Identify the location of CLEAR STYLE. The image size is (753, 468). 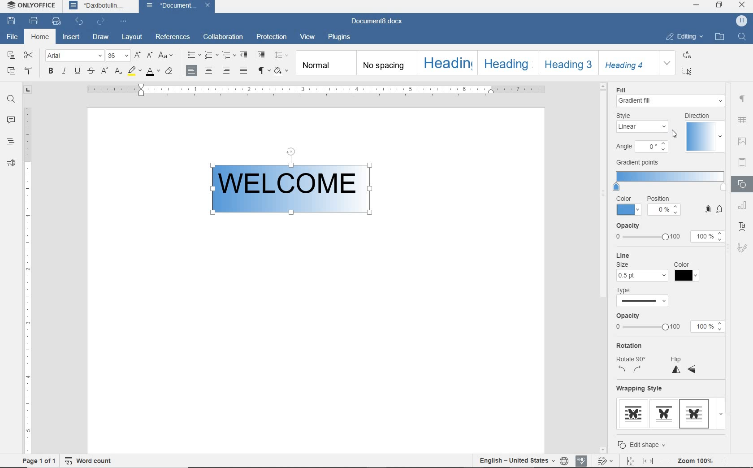
(169, 71).